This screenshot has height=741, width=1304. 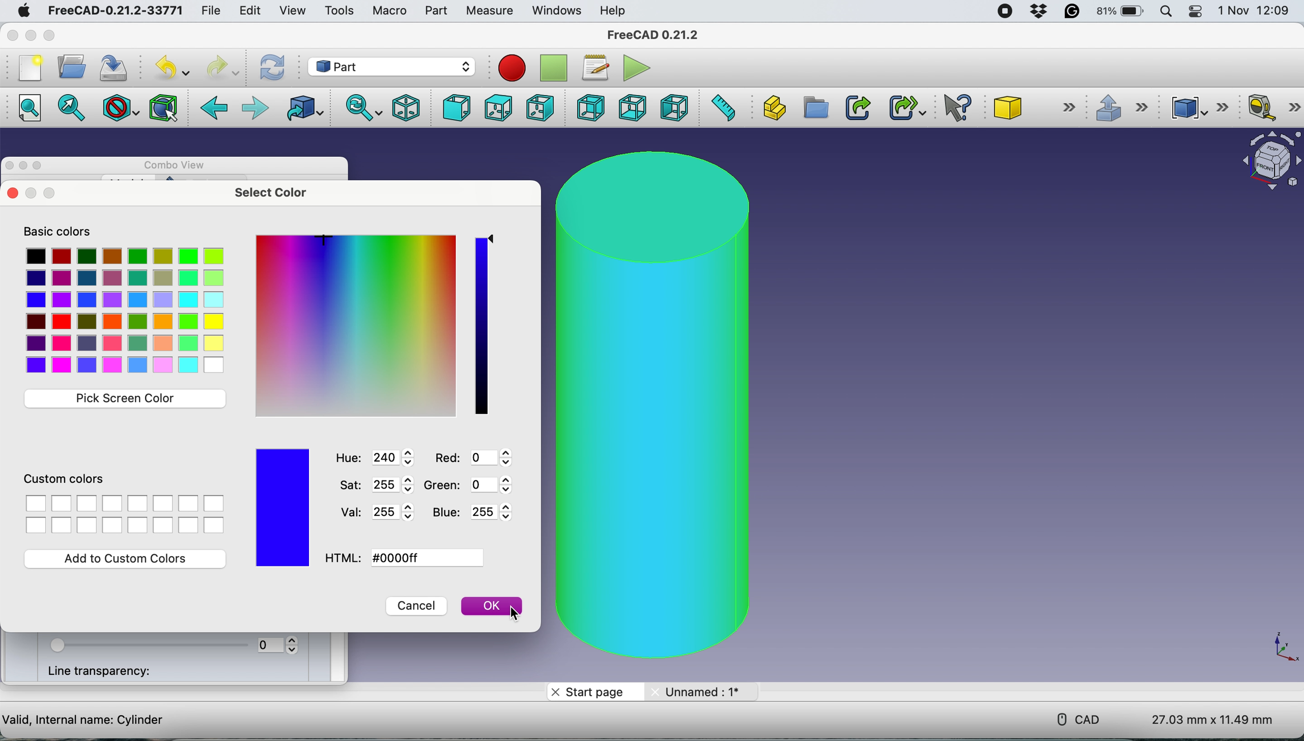 What do you see at coordinates (1168, 12) in the screenshot?
I see `spotlight search` at bounding box center [1168, 12].